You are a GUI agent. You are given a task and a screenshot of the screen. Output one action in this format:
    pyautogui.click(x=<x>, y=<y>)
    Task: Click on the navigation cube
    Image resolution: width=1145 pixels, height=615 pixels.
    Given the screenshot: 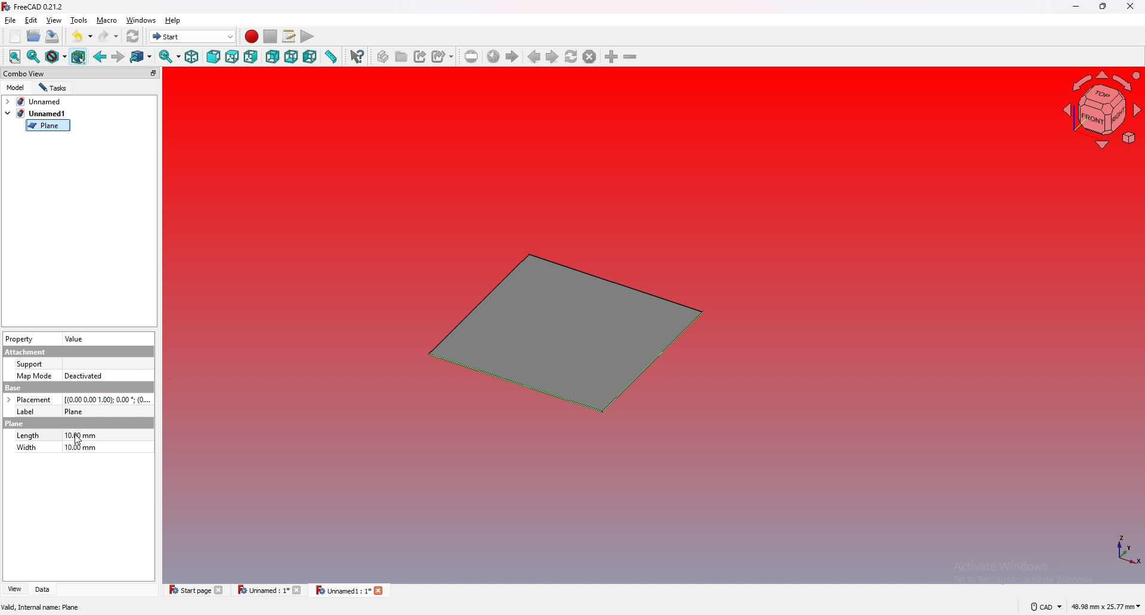 What is the action you would take?
    pyautogui.click(x=1100, y=110)
    